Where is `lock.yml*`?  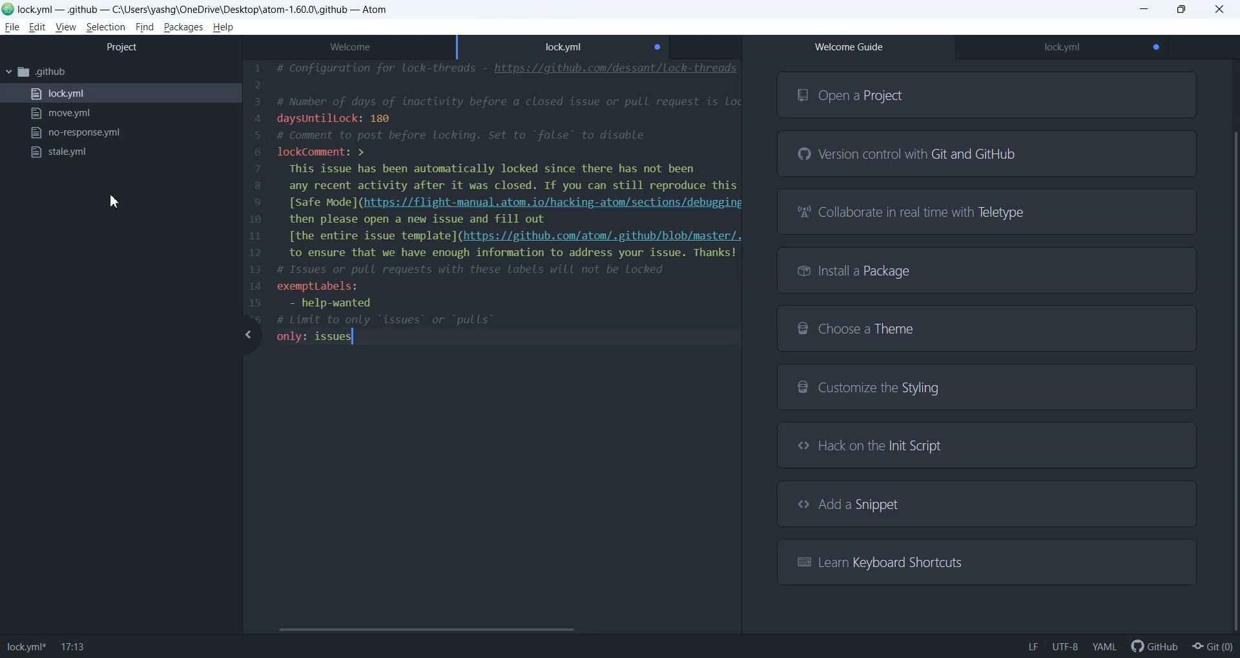
lock.yml* is located at coordinates (26, 648).